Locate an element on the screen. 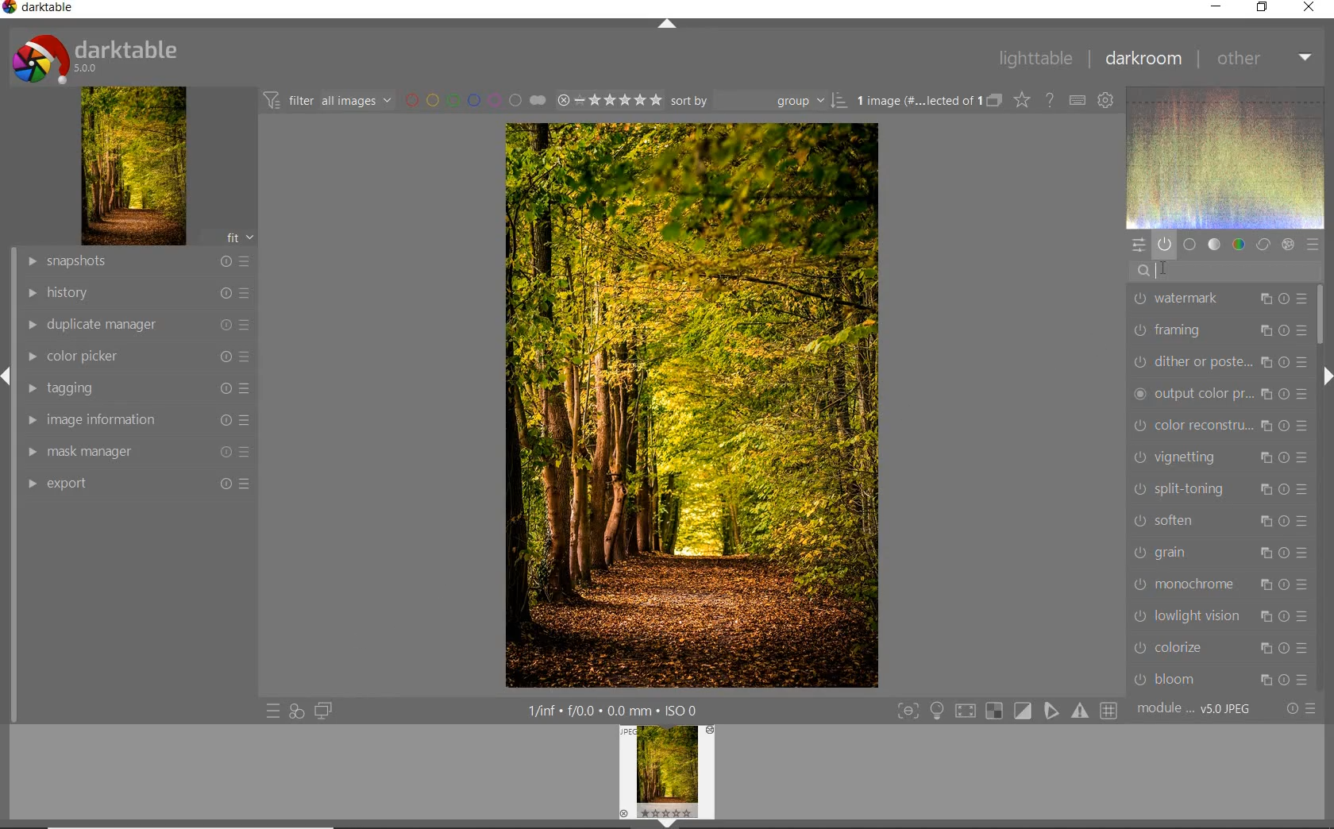 The width and height of the screenshot is (1334, 829). lighttable is located at coordinates (1035, 60).